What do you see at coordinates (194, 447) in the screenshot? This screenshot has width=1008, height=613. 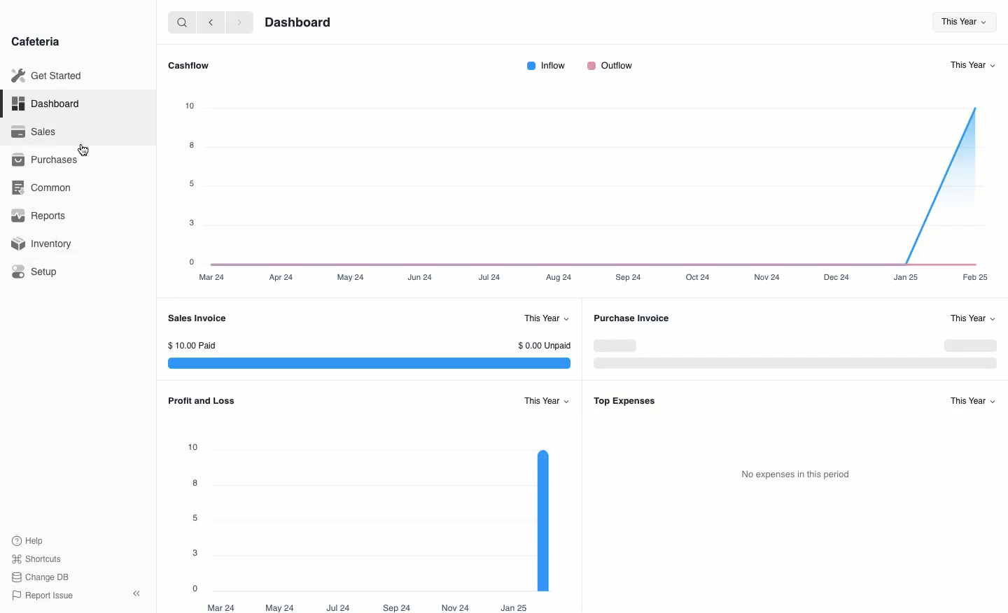 I see `10` at bounding box center [194, 447].